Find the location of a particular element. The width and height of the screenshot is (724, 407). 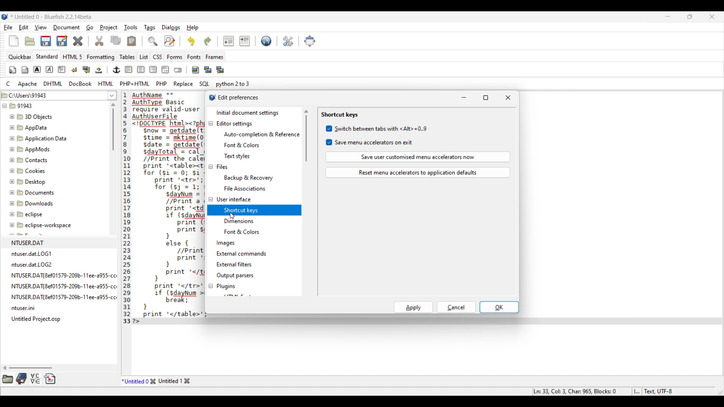

NTUSER.DATI8ef01579-209b-11ee-2955-cc+ is located at coordinates (63, 285).